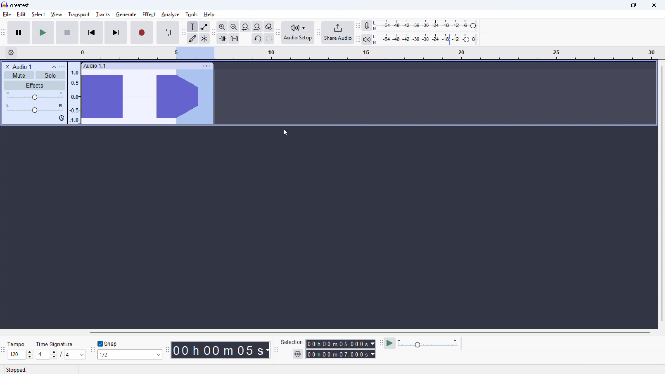  What do you see at coordinates (61, 355) in the screenshot?
I see `Set time signature ` at bounding box center [61, 355].